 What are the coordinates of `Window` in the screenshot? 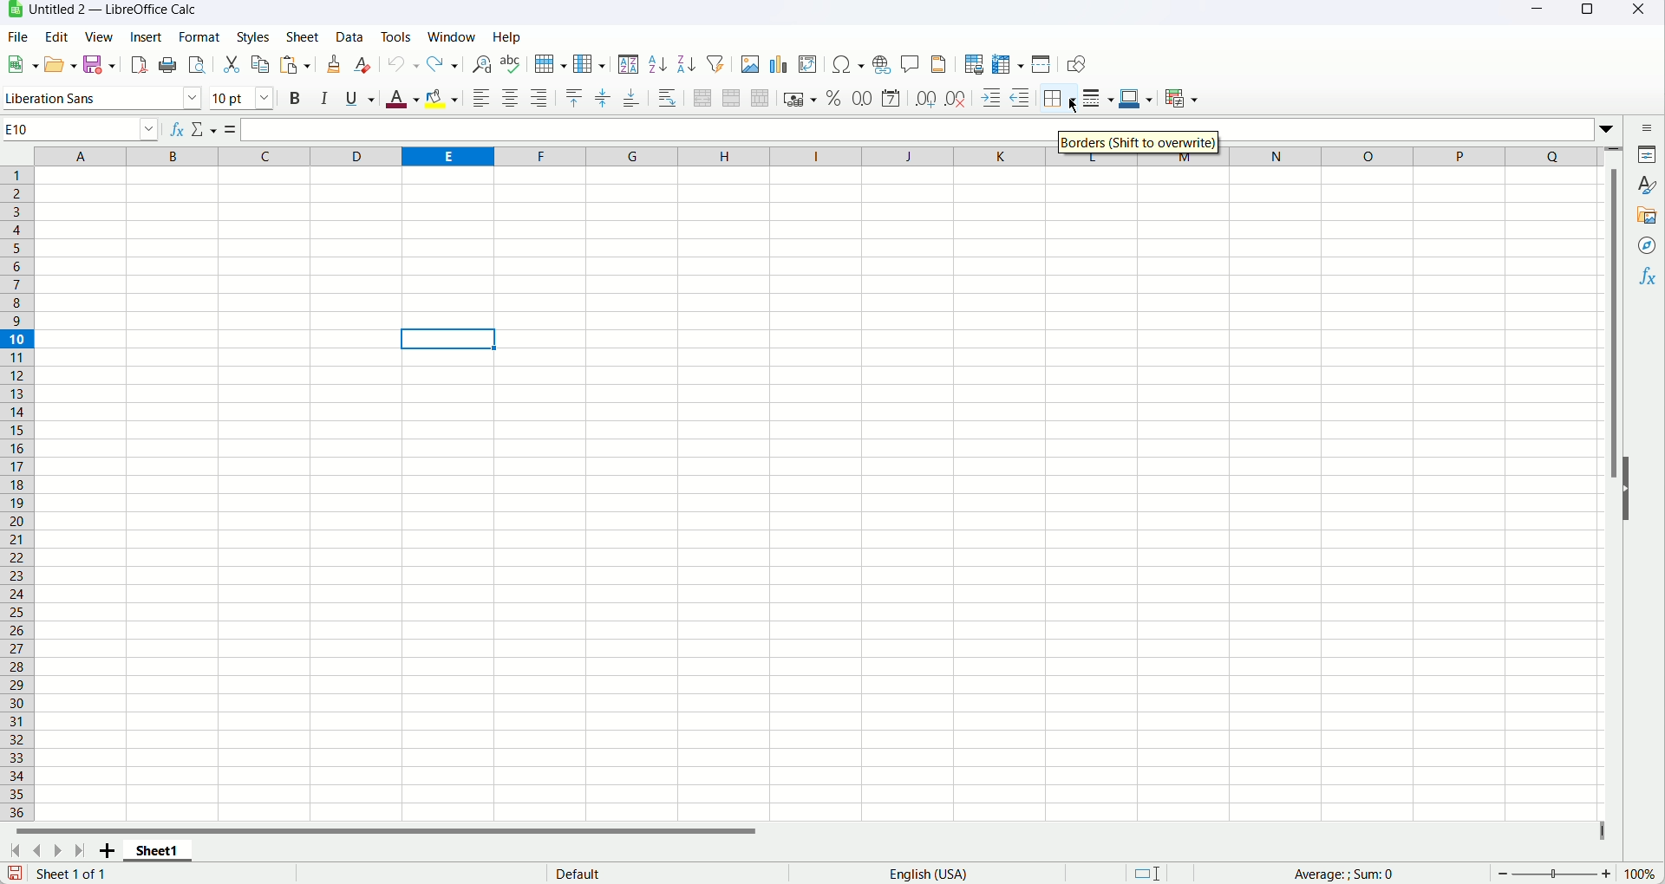 It's located at (453, 36).